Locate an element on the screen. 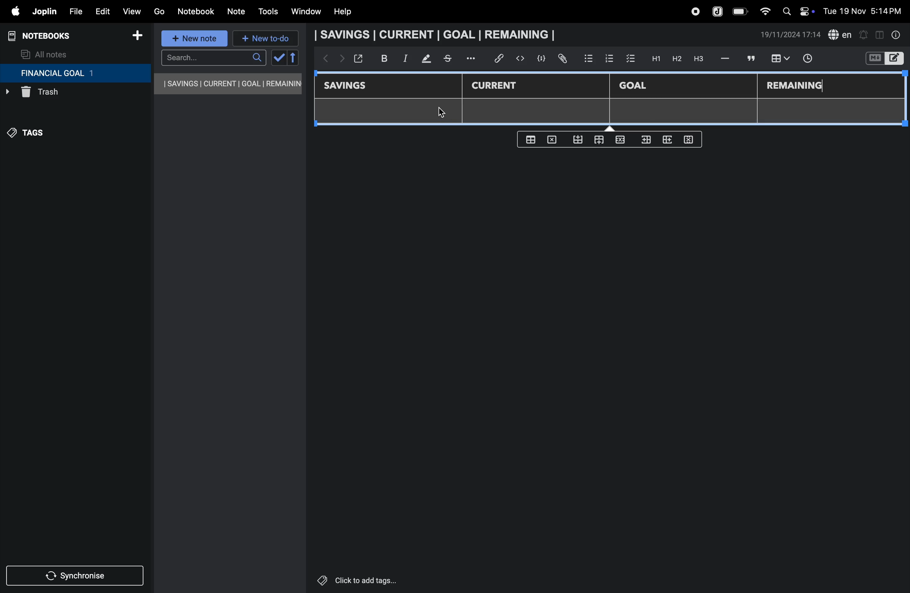 This screenshot has width=910, height=593. check is located at coordinates (278, 58).